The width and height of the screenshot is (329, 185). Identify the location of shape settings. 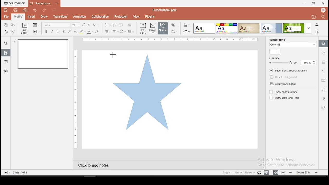
(324, 52).